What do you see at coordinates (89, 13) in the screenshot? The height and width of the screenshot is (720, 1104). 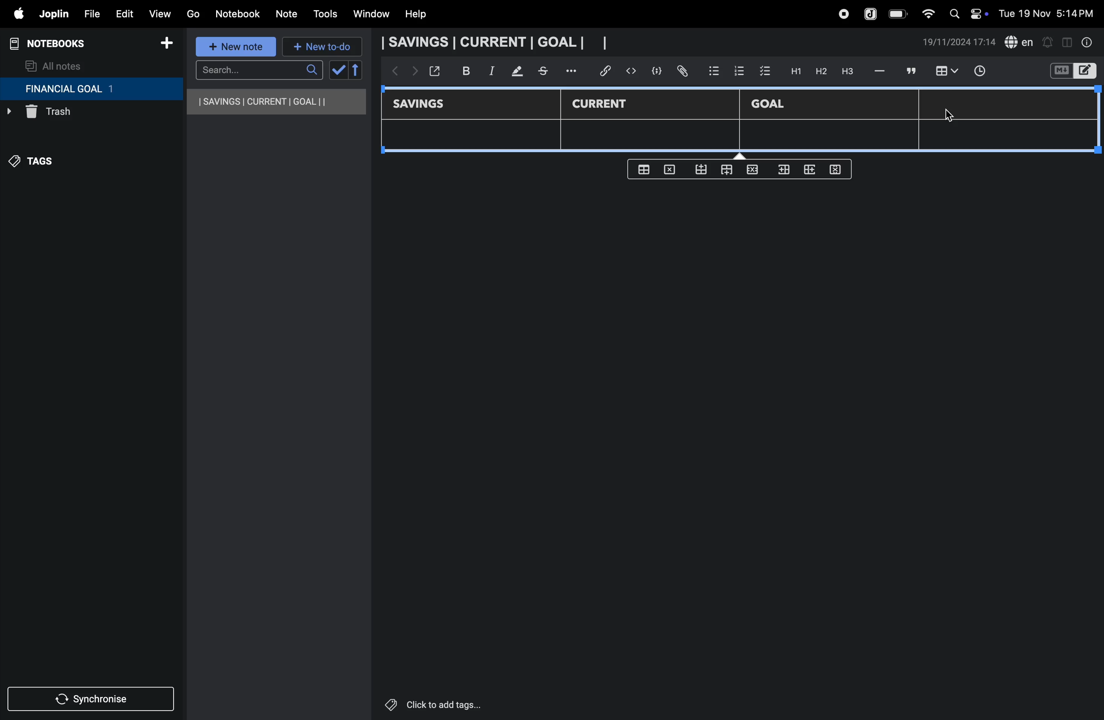 I see `file` at bounding box center [89, 13].